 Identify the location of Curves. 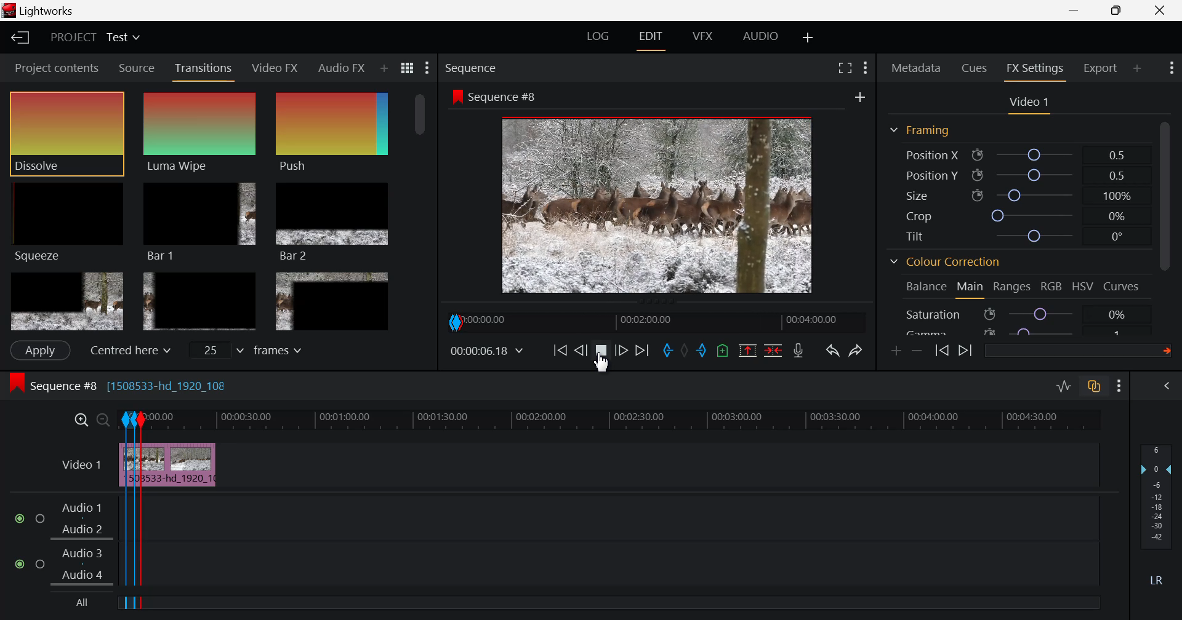
(1123, 287).